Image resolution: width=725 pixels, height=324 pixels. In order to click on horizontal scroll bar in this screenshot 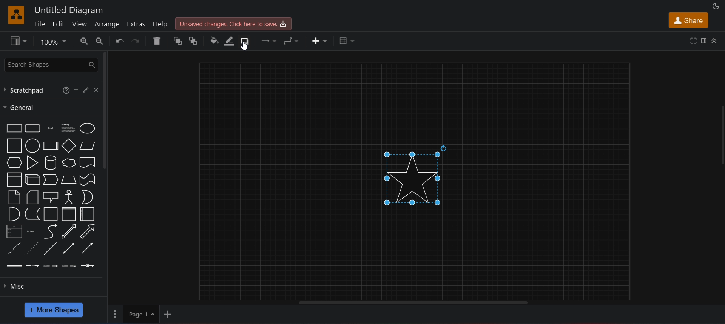, I will do `click(416, 304)`.